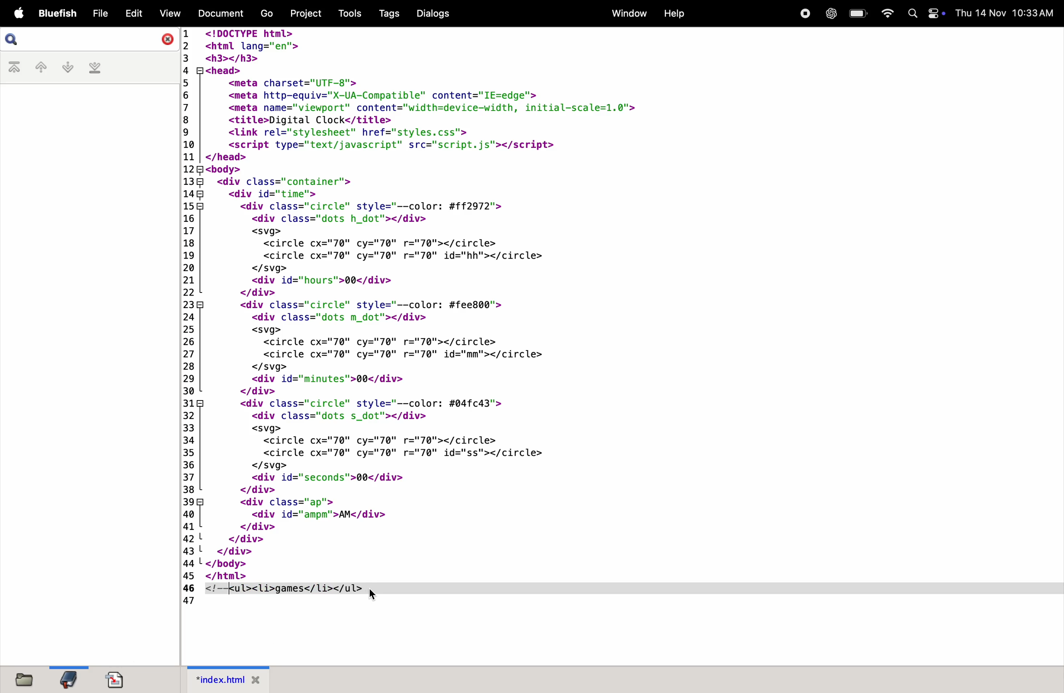 Image resolution: width=1064 pixels, height=693 pixels. I want to click on close, so click(165, 40).